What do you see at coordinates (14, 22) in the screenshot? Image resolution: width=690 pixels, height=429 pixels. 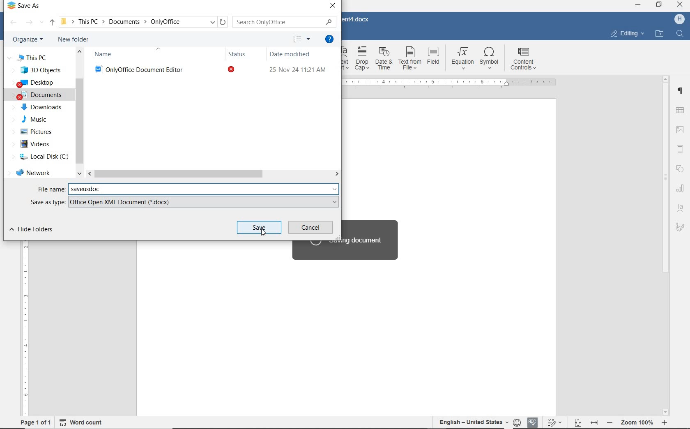 I see `backward` at bounding box center [14, 22].